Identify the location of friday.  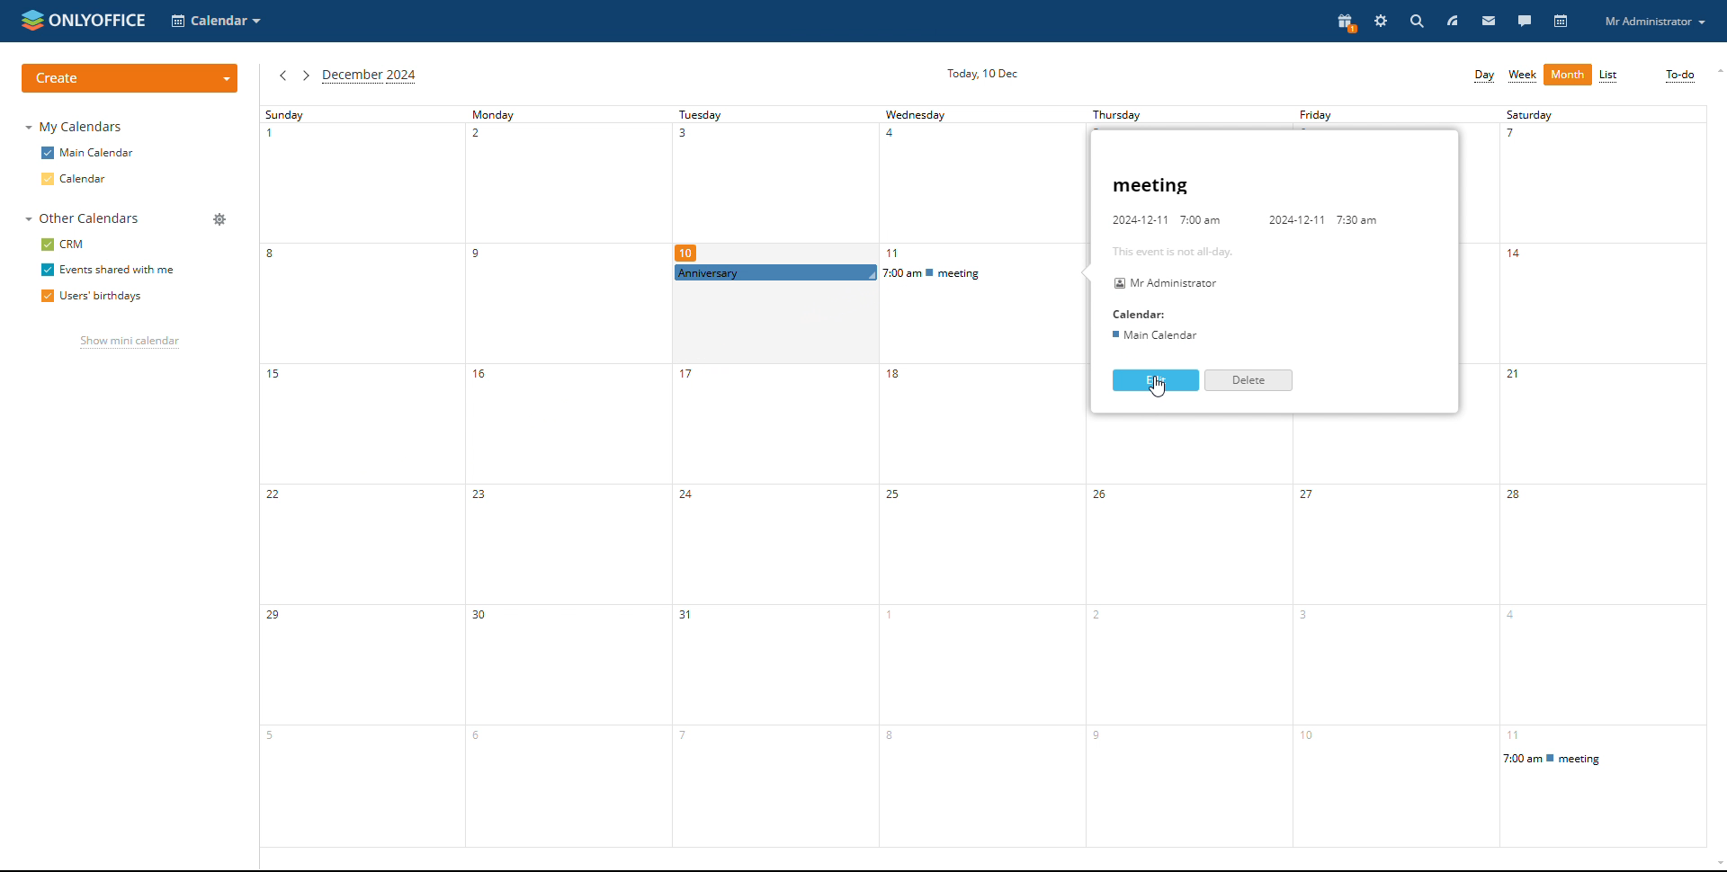
(1351, 115).